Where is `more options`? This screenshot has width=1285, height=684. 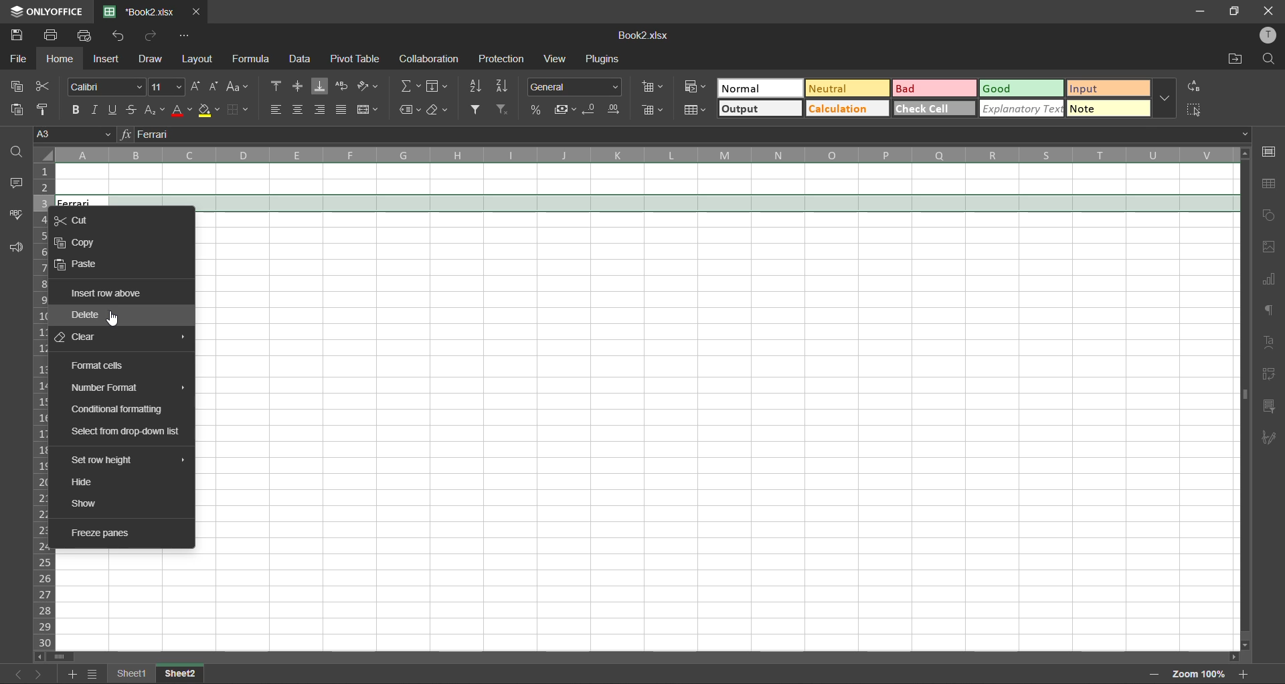
more options is located at coordinates (1162, 97).